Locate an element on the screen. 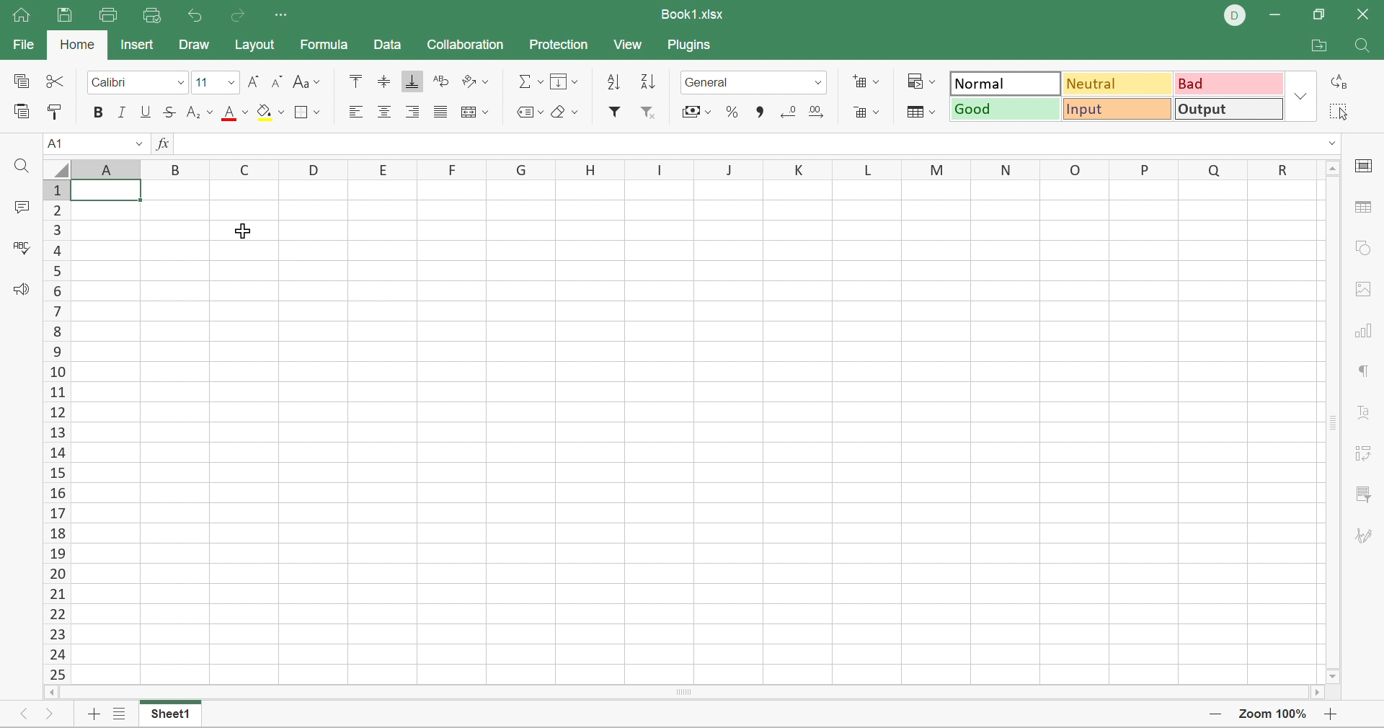  paragraph settings is located at coordinates (1369, 375).